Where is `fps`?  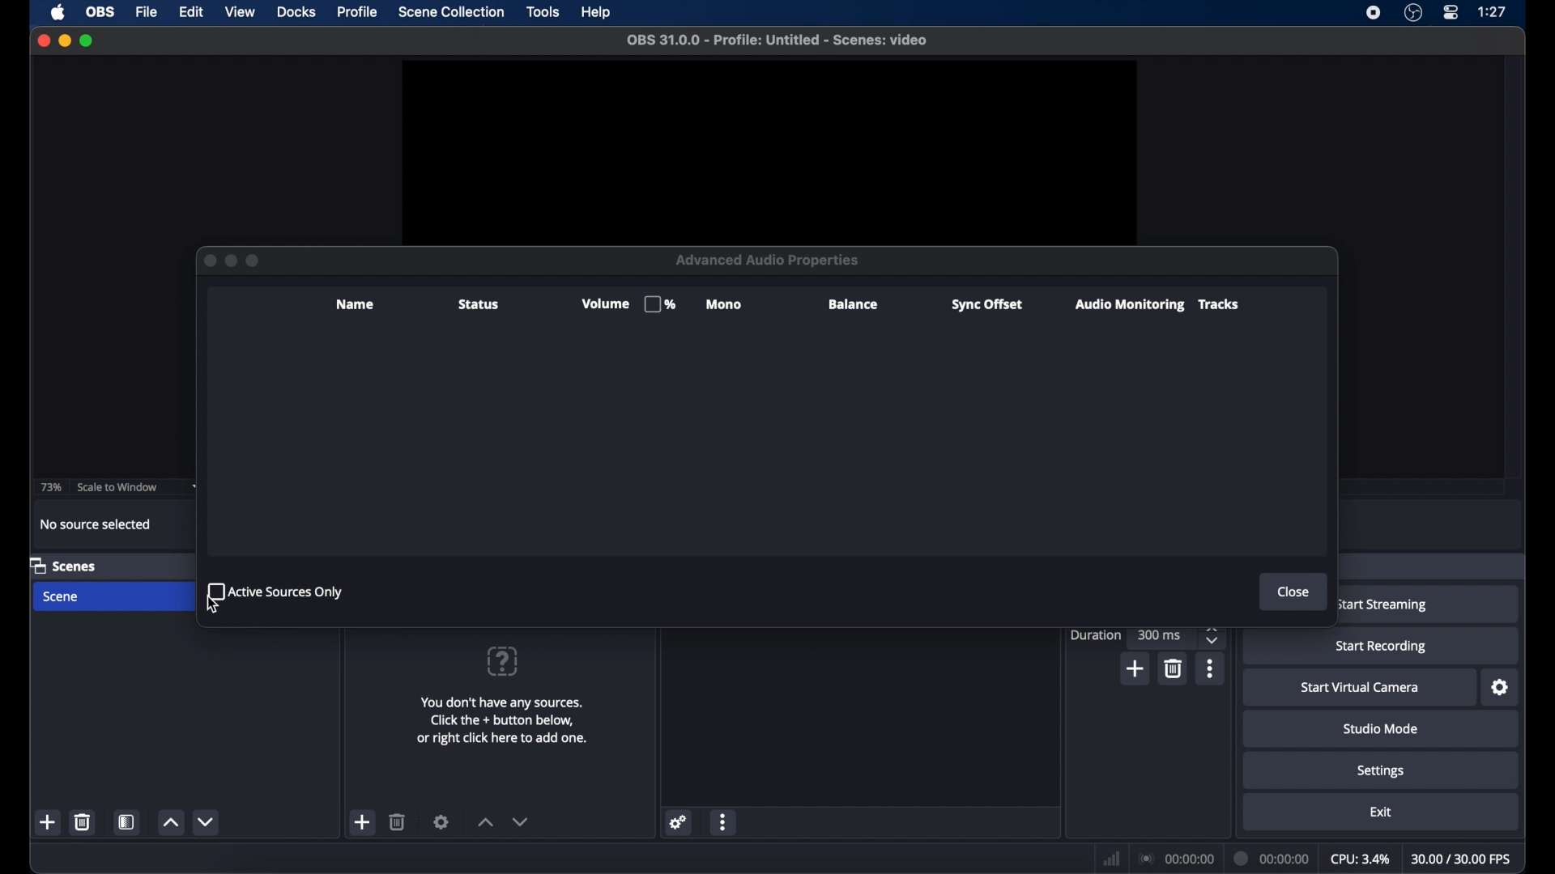
fps is located at coordinates (1463, 859).